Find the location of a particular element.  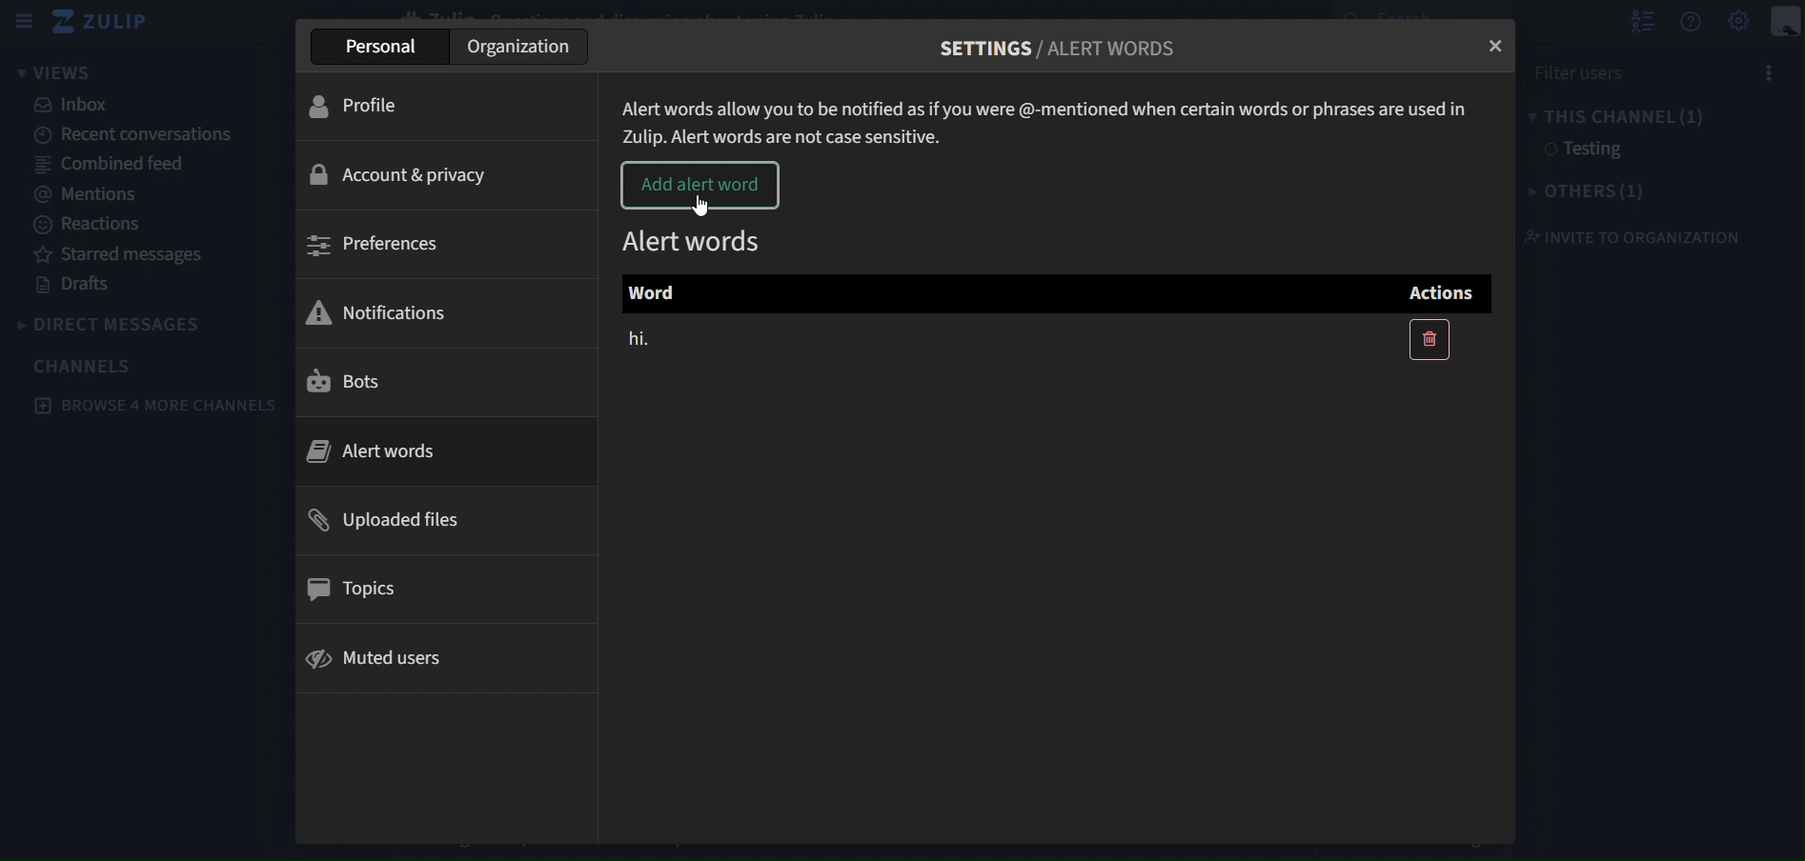

alert words is located at coordinates (405, 449).